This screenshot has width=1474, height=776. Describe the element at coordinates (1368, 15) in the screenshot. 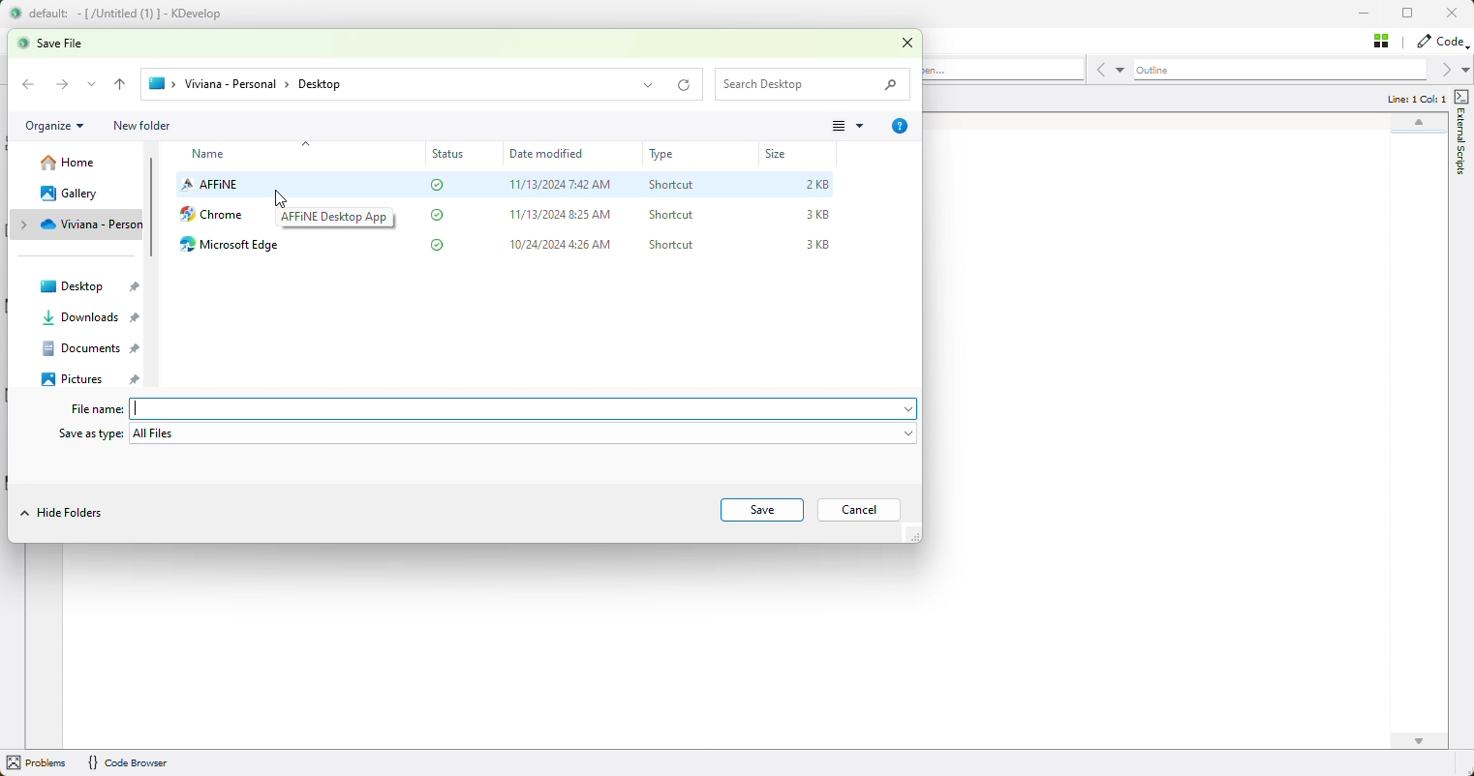

I see `minimise` at that location.